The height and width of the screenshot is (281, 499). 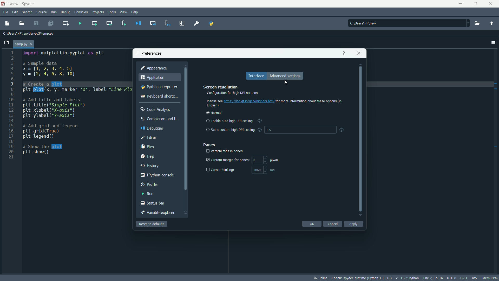 I want to click on help, so click(x=148, y=156).